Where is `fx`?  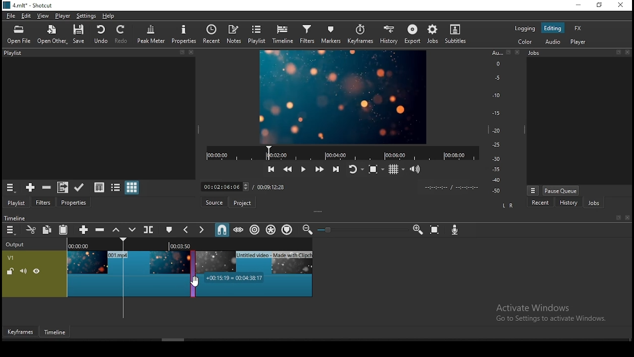
fx is located at coordinates (578, 28).